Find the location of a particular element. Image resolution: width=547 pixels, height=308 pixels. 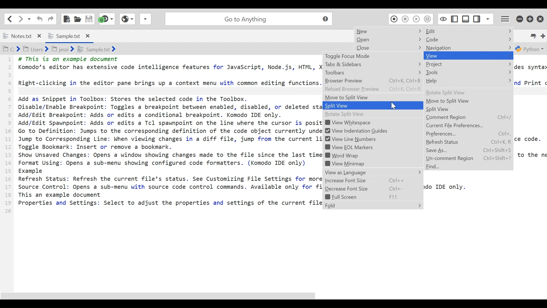

Show/Hide Left Pane is located at coordinates (477, 19).